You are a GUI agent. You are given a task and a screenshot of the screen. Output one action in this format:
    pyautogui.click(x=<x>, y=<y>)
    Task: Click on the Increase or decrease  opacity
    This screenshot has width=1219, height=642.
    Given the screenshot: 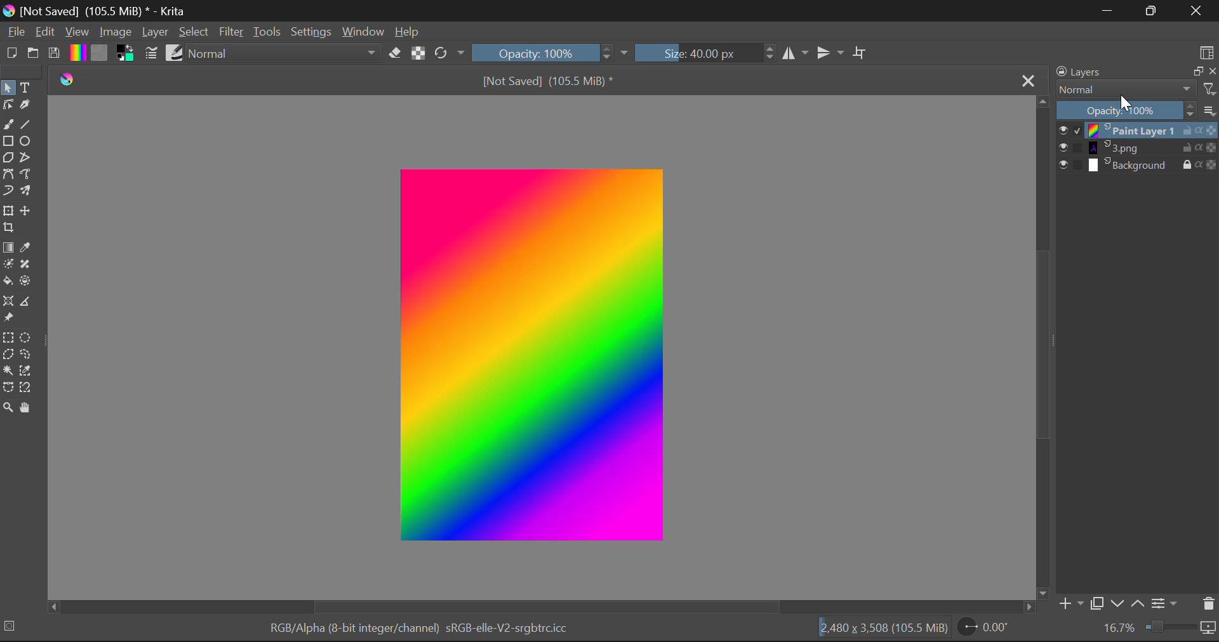 What is the action you would take?
    pyautogui.click(x=608, y=54)
    